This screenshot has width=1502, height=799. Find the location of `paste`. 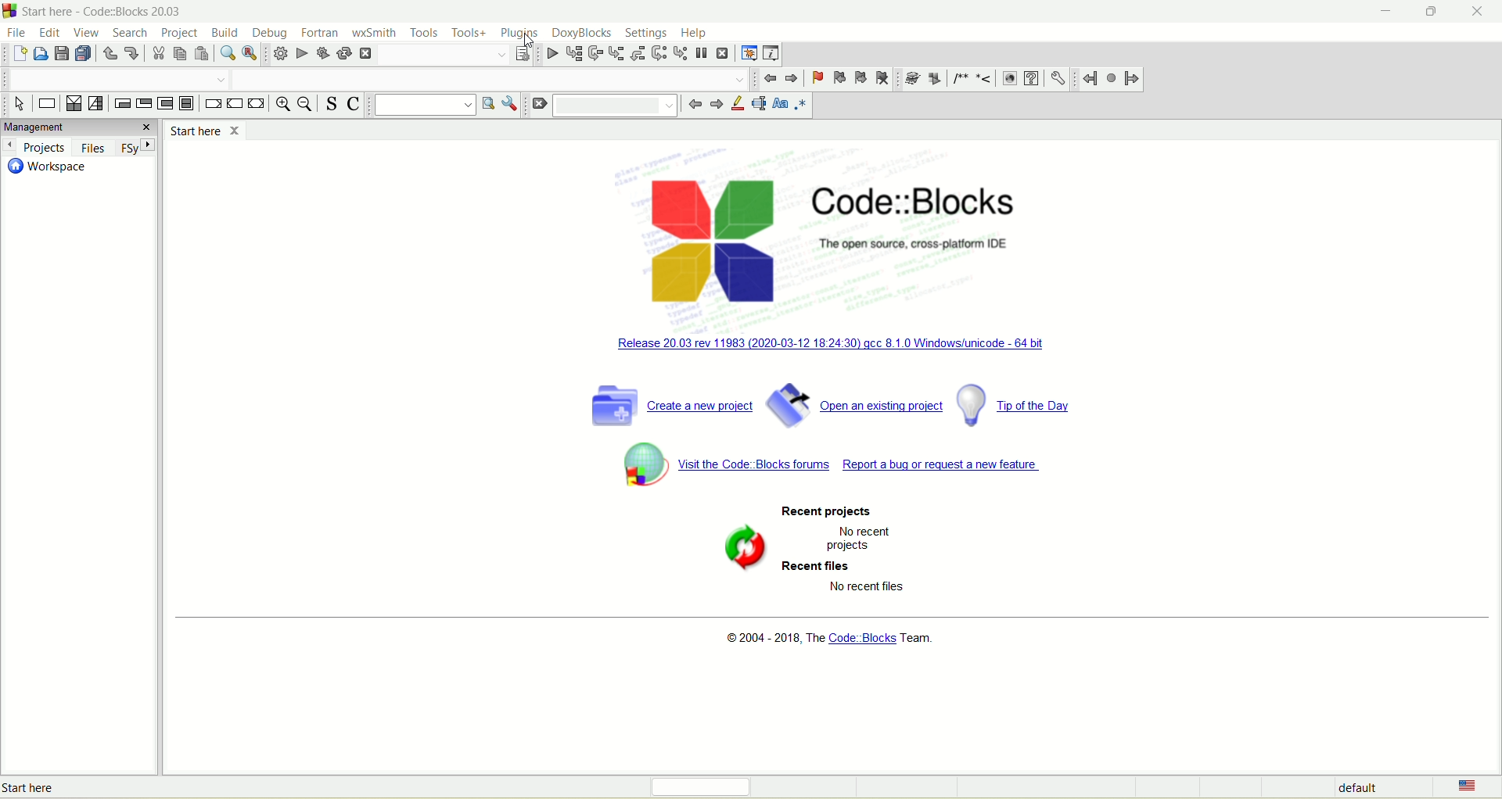

paste is located at coordinates (203, 55).